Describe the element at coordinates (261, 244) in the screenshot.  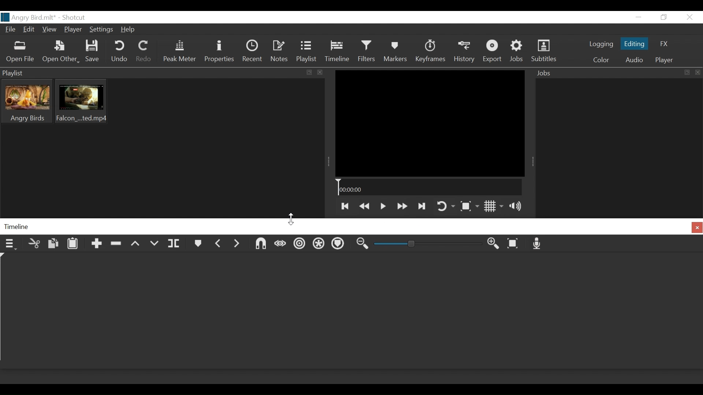
I see `Snap` at that location.